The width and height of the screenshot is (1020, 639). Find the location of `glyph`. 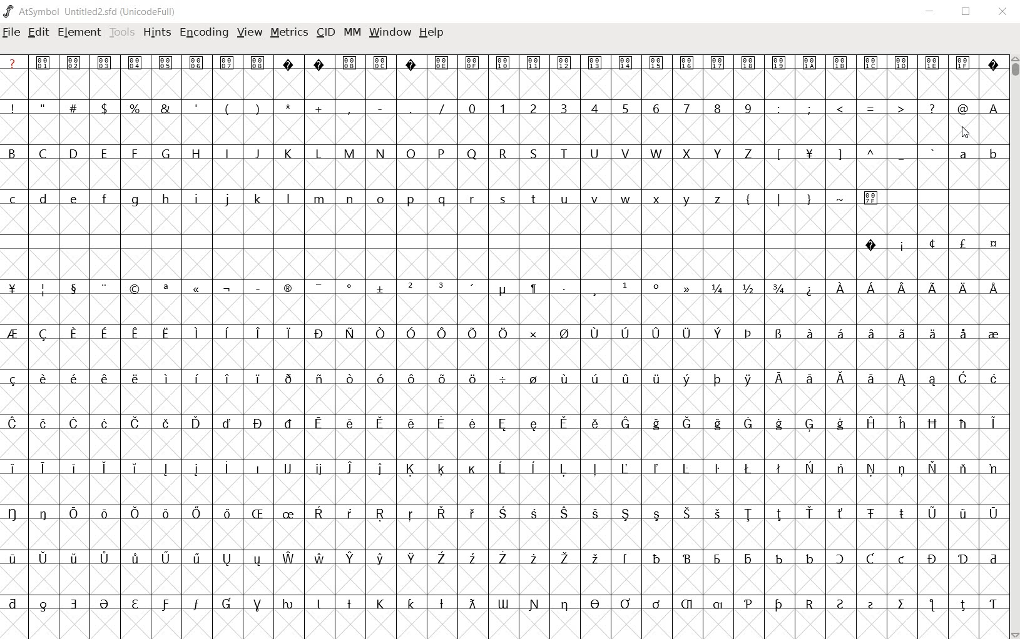

glyph is located at coordinates (502, 346).